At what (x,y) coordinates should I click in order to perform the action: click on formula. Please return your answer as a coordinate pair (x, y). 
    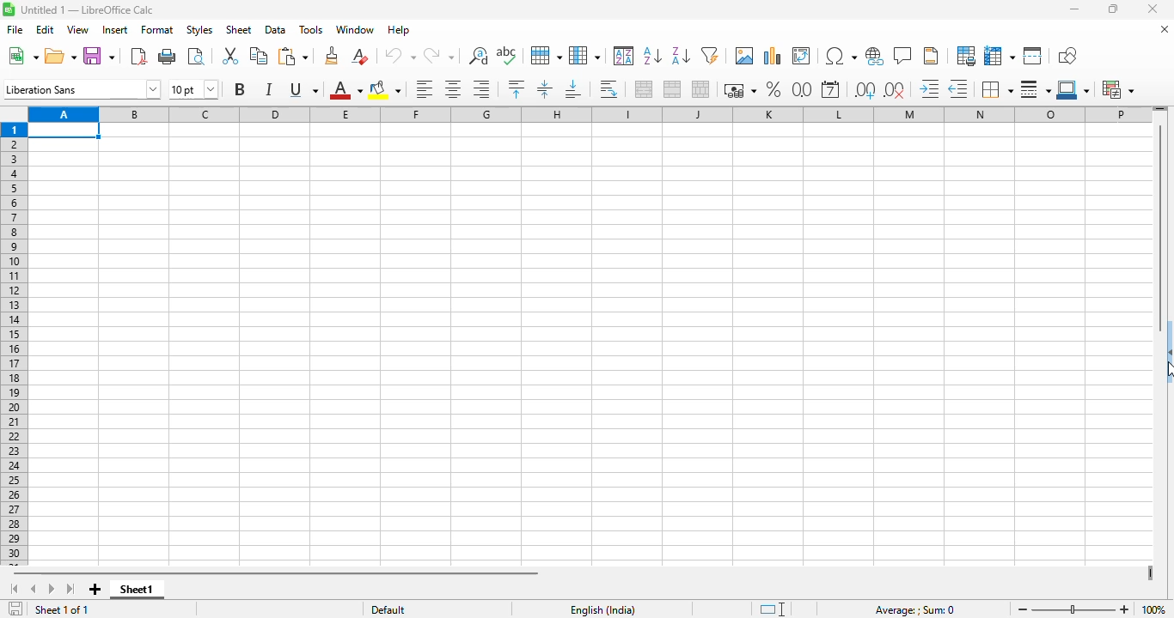
    Looking at the image, I should click on (915, 610).